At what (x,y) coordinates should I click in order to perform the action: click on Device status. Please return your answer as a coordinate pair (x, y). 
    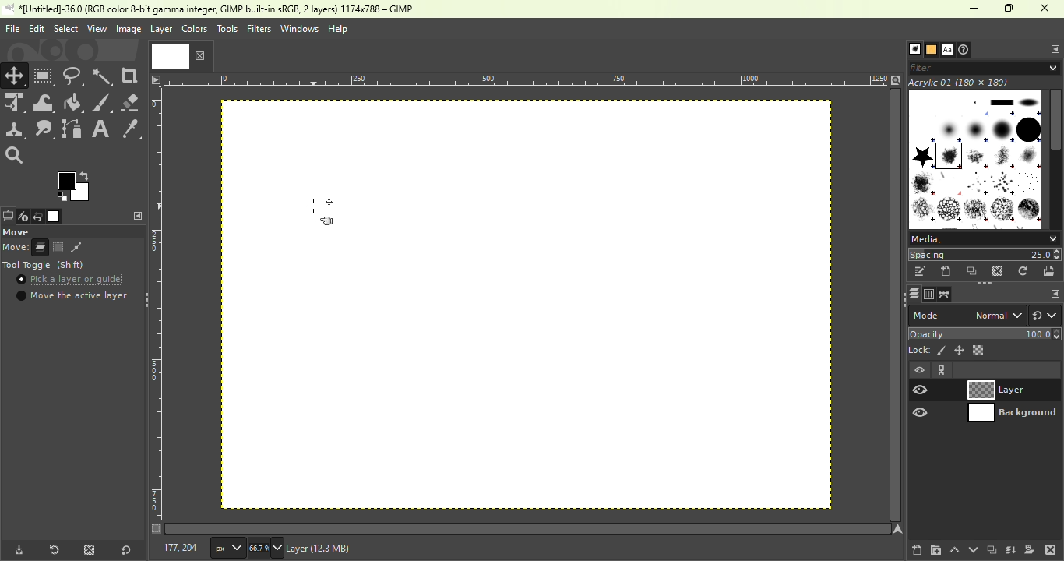
    Looking at the image, I should click on (22, 217).